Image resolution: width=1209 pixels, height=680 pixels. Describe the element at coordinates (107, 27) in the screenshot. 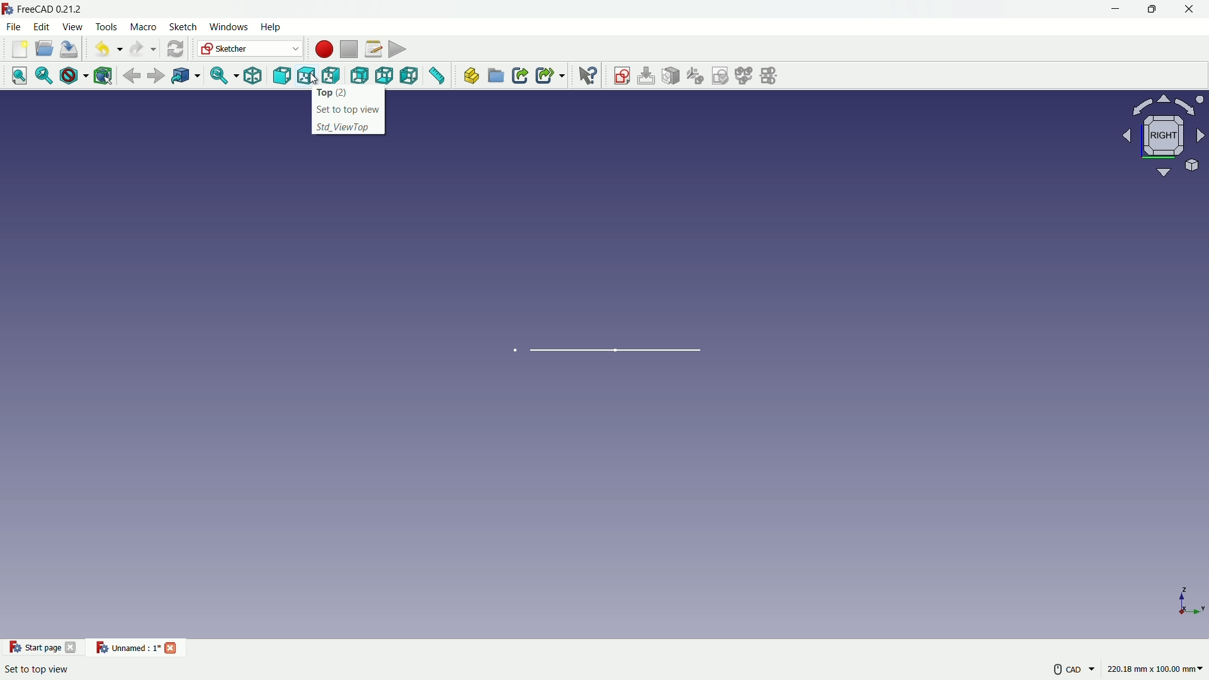

I see `tools menu` at that location.